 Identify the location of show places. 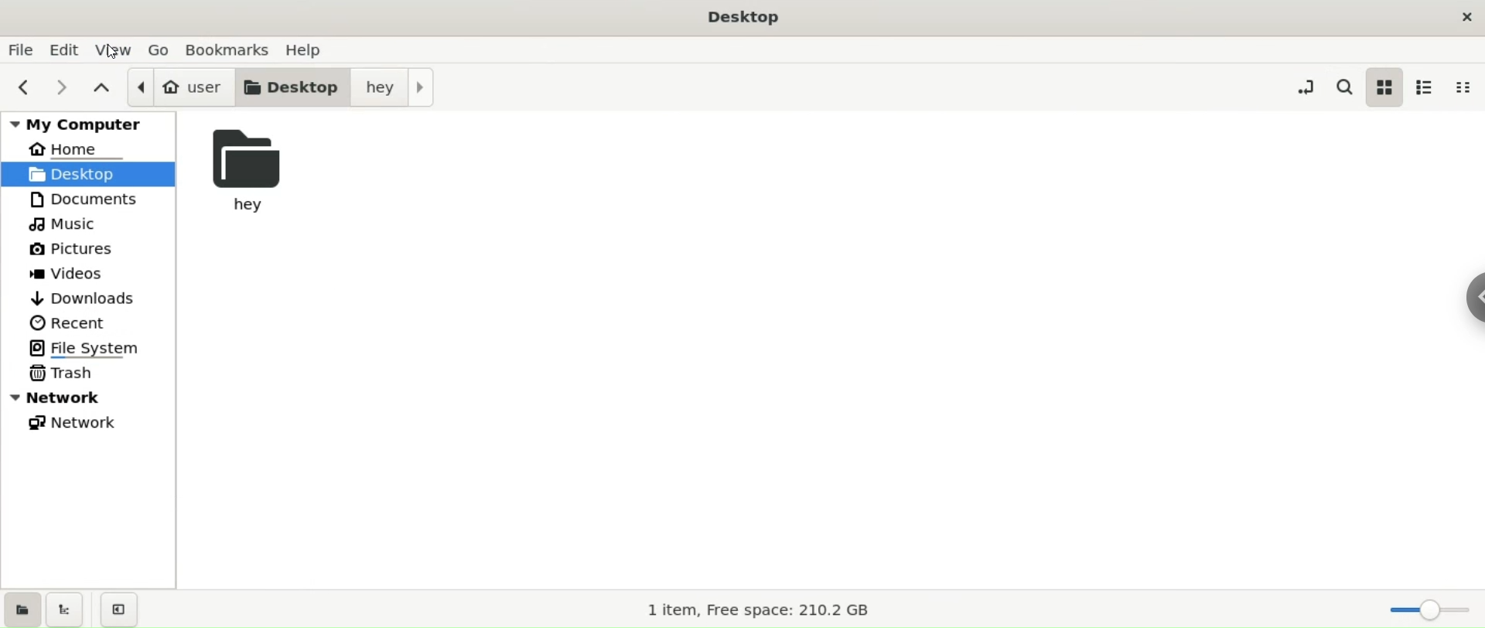
(22, 608).